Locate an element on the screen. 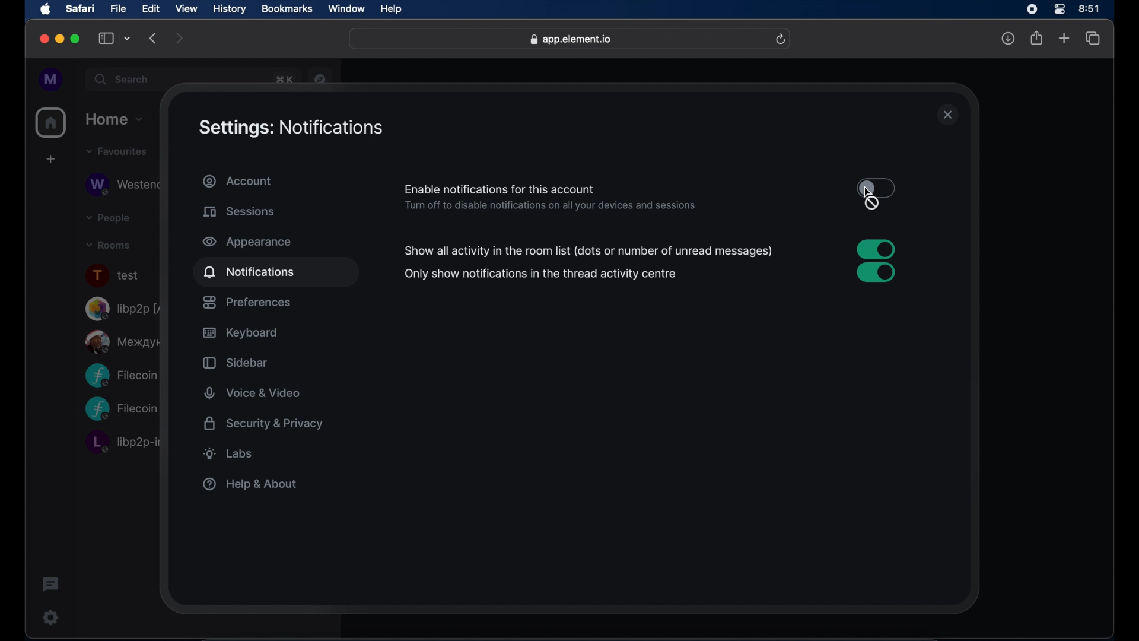  screen recorder icon is located at coordinates (1033, 9).